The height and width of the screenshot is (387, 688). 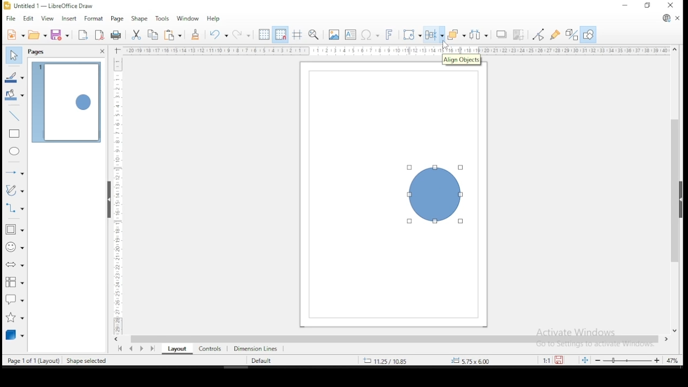 What do you see at coordinates (88, 361) in the screenshot?
I see `shape selected` at bounding box center [88, 361].